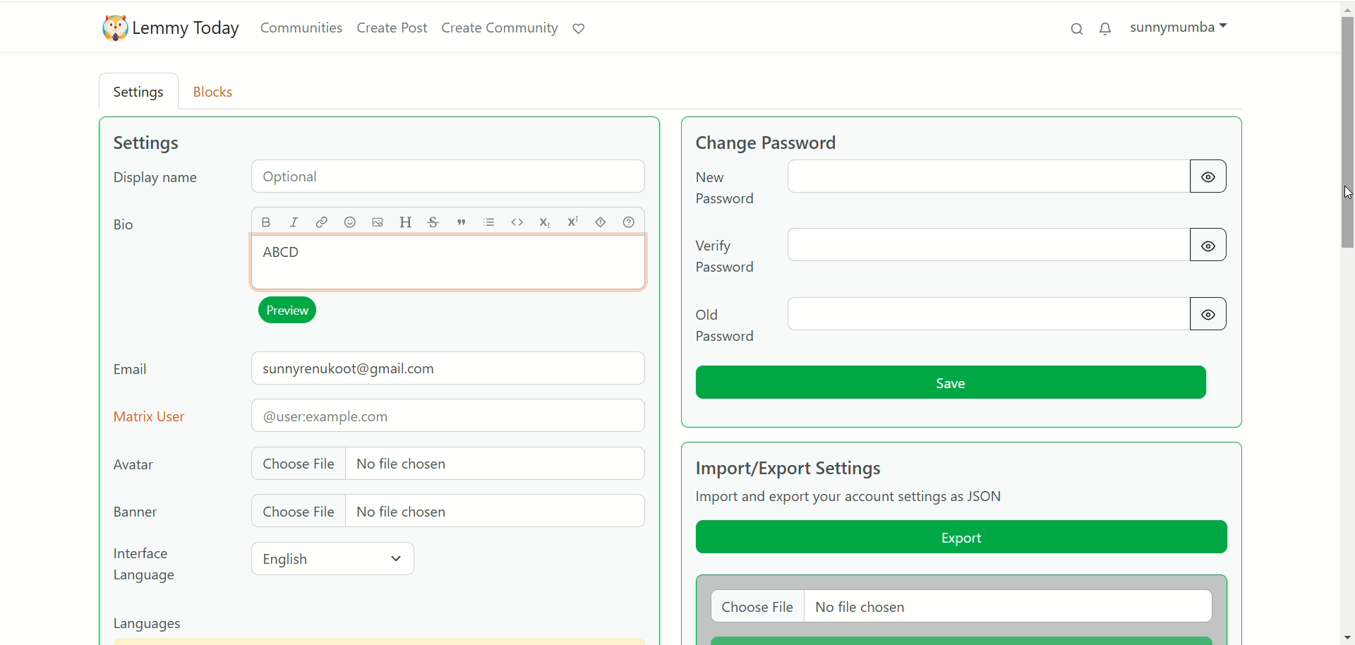 This screenshot has width=1355, height=645. I want to click on preview, so click(291, 311).